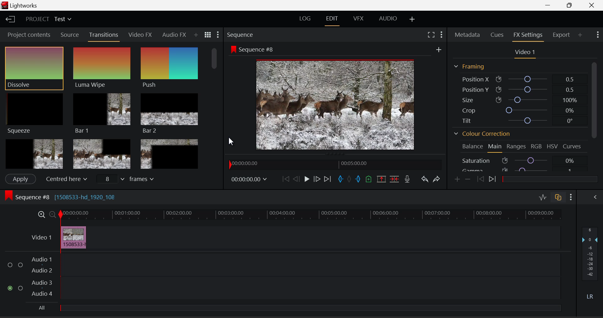 This screenshot has width=603, height=318. What do you see at coordinates (553, 146) in the screenshot?
I see `HSV` at bounding box center [553, 146].